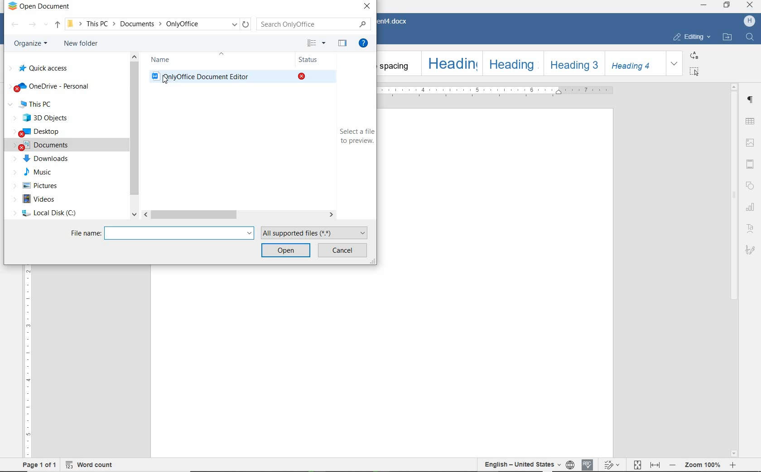 The width and height of the screenshot is (761, 472). What do you see at coordinates (751, 207) in the screenshot?
I see `chart` at bounding box center [751, 207].